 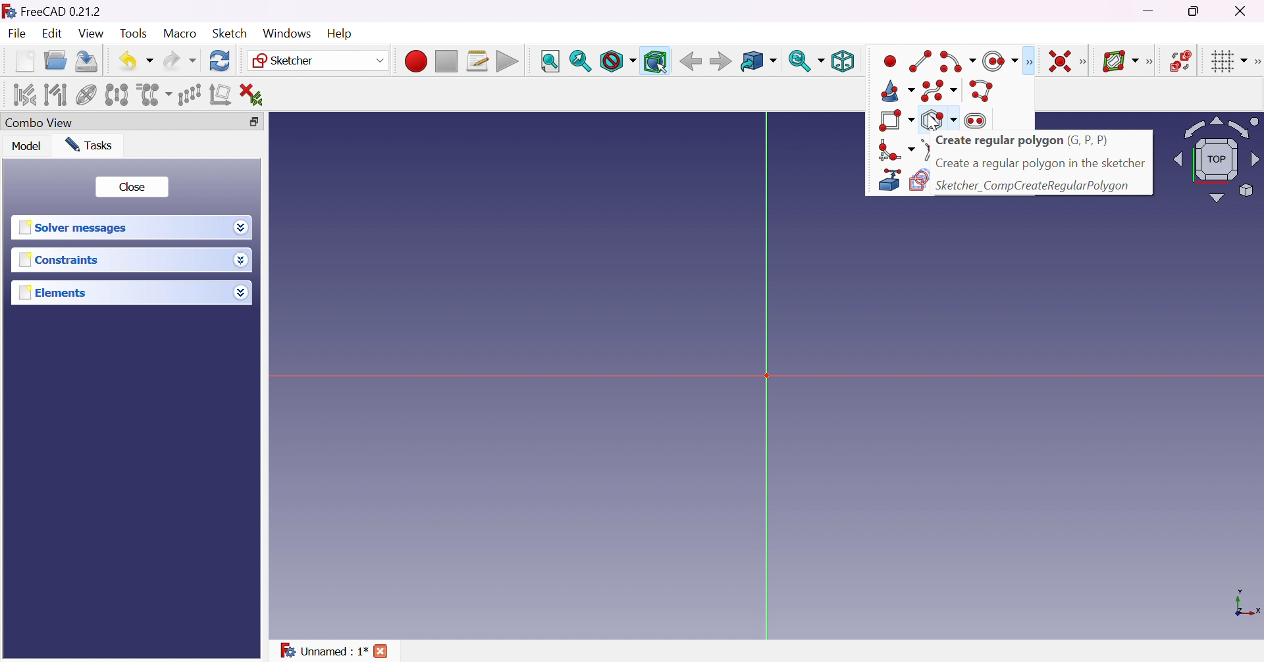 What do you see at coordinates (1028, 62) in the screenshot?
I see `[Sketcher geometries]]` at bounding box center [1028, 62].